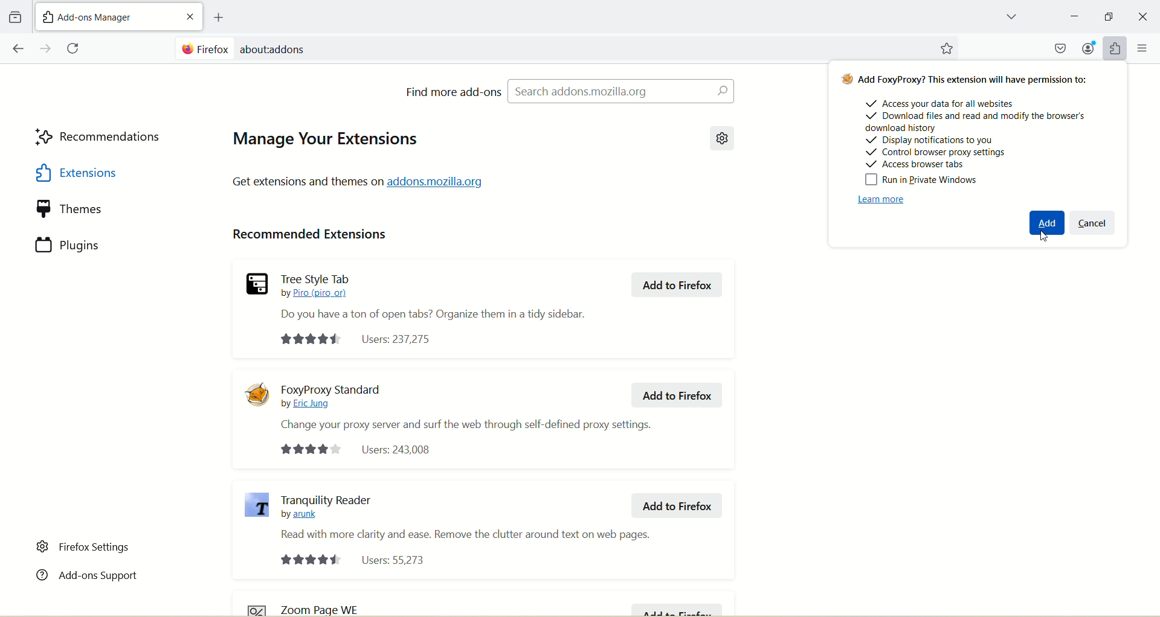  Describe the element at coordinates (18, 48) in the screenshot. I see `Move backward` at that location.